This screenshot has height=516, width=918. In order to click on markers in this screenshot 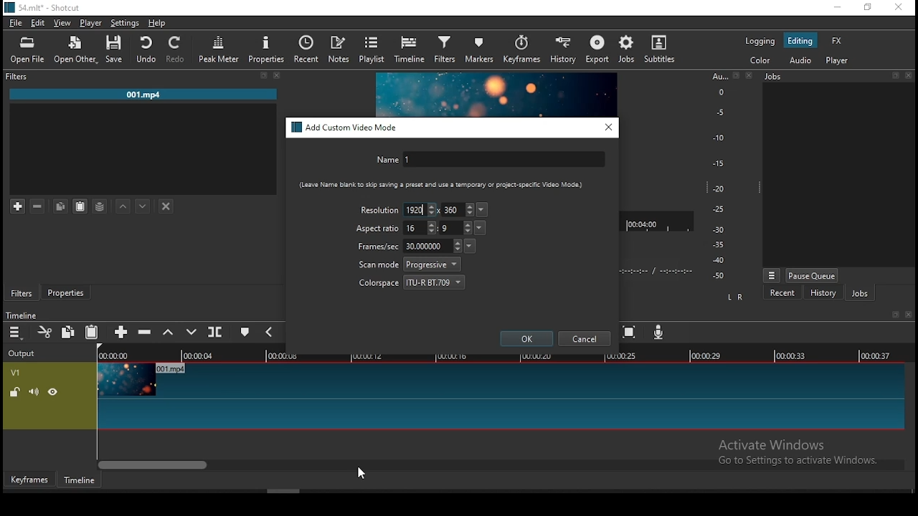, I will do `click(481, 48)`.